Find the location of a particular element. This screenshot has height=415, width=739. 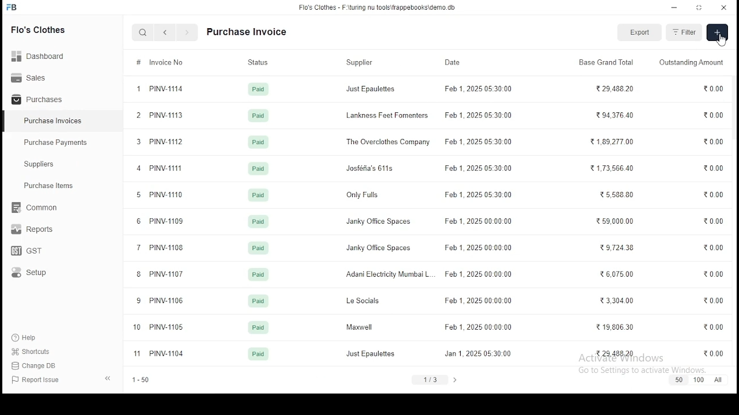

PINV-1107 is located at coordinates (168, 276).